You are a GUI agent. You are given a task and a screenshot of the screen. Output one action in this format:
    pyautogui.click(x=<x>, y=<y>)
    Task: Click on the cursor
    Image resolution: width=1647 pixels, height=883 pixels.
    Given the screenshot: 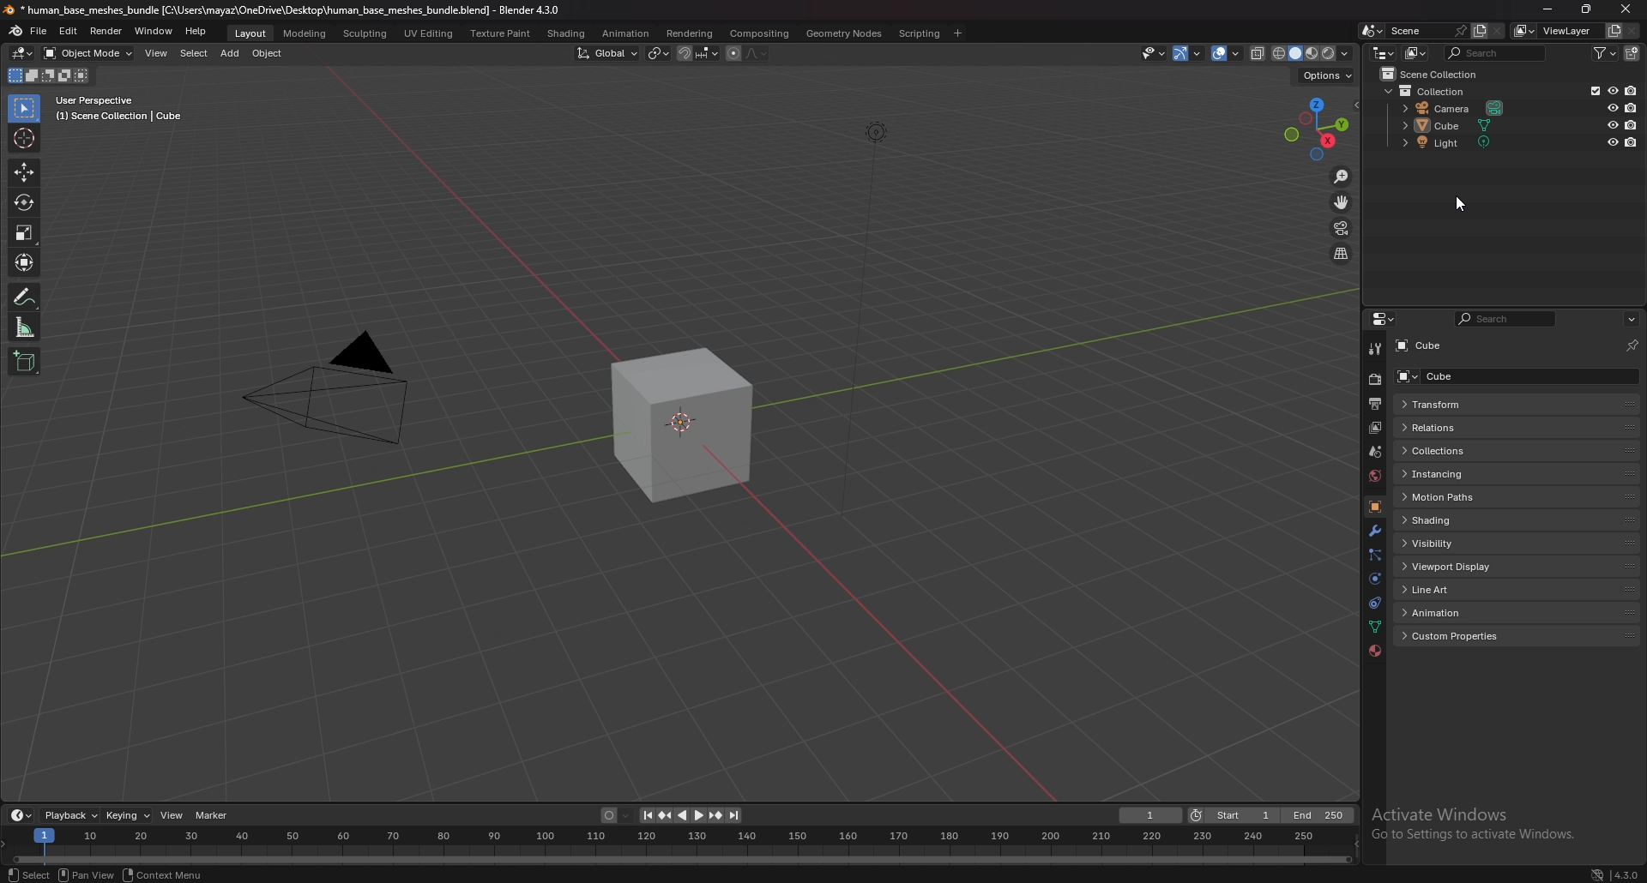 What is the action you would take?
    pyautogui.click(x=24, y=138)
    